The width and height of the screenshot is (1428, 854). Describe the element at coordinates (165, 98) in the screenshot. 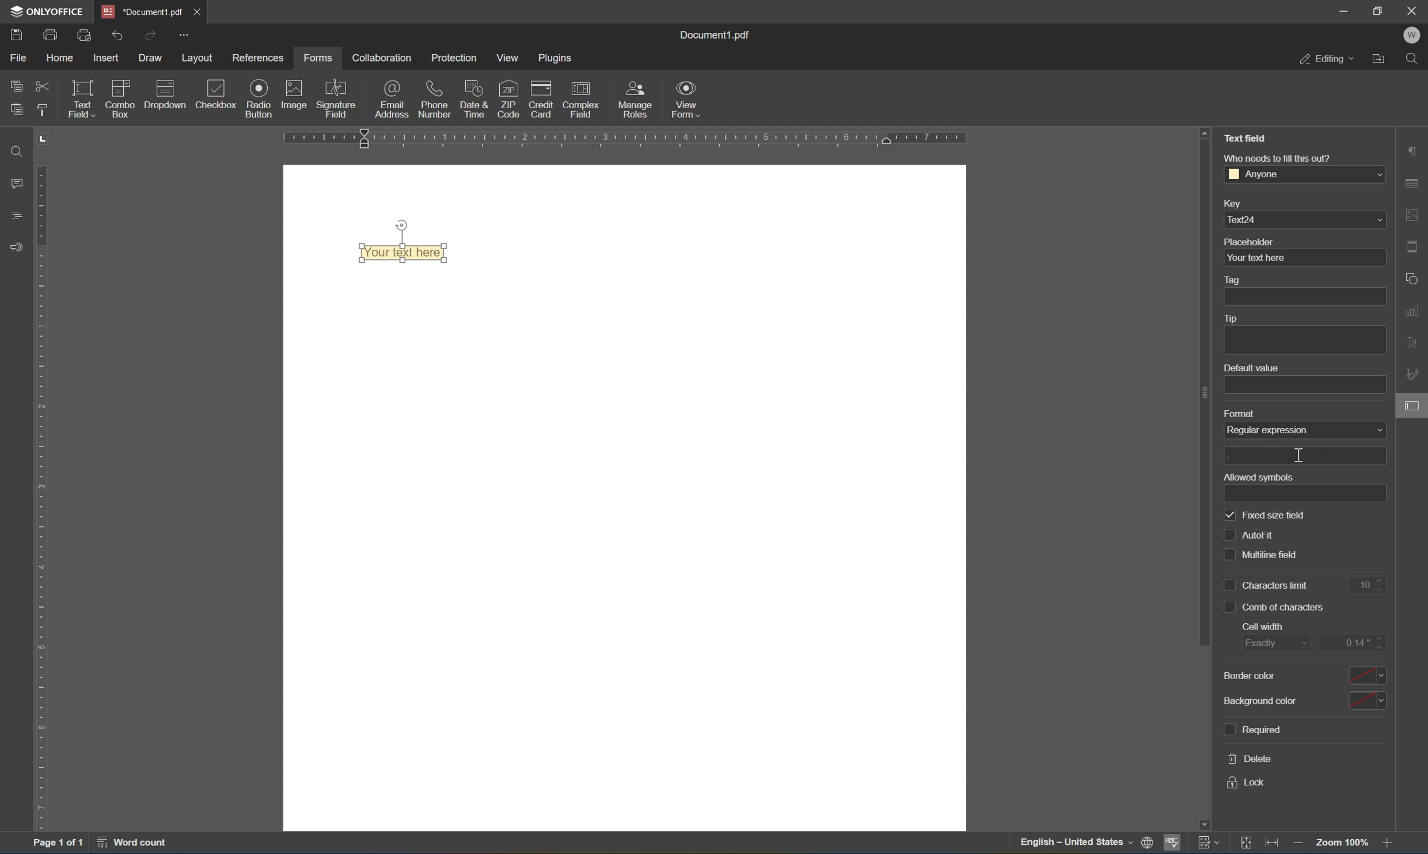

I see `icon` at that location.